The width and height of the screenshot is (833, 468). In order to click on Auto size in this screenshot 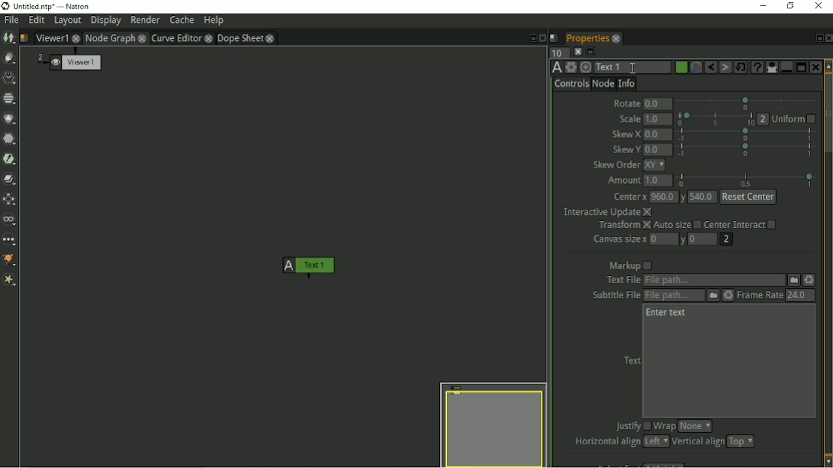, I will do `click(677, 226)`.